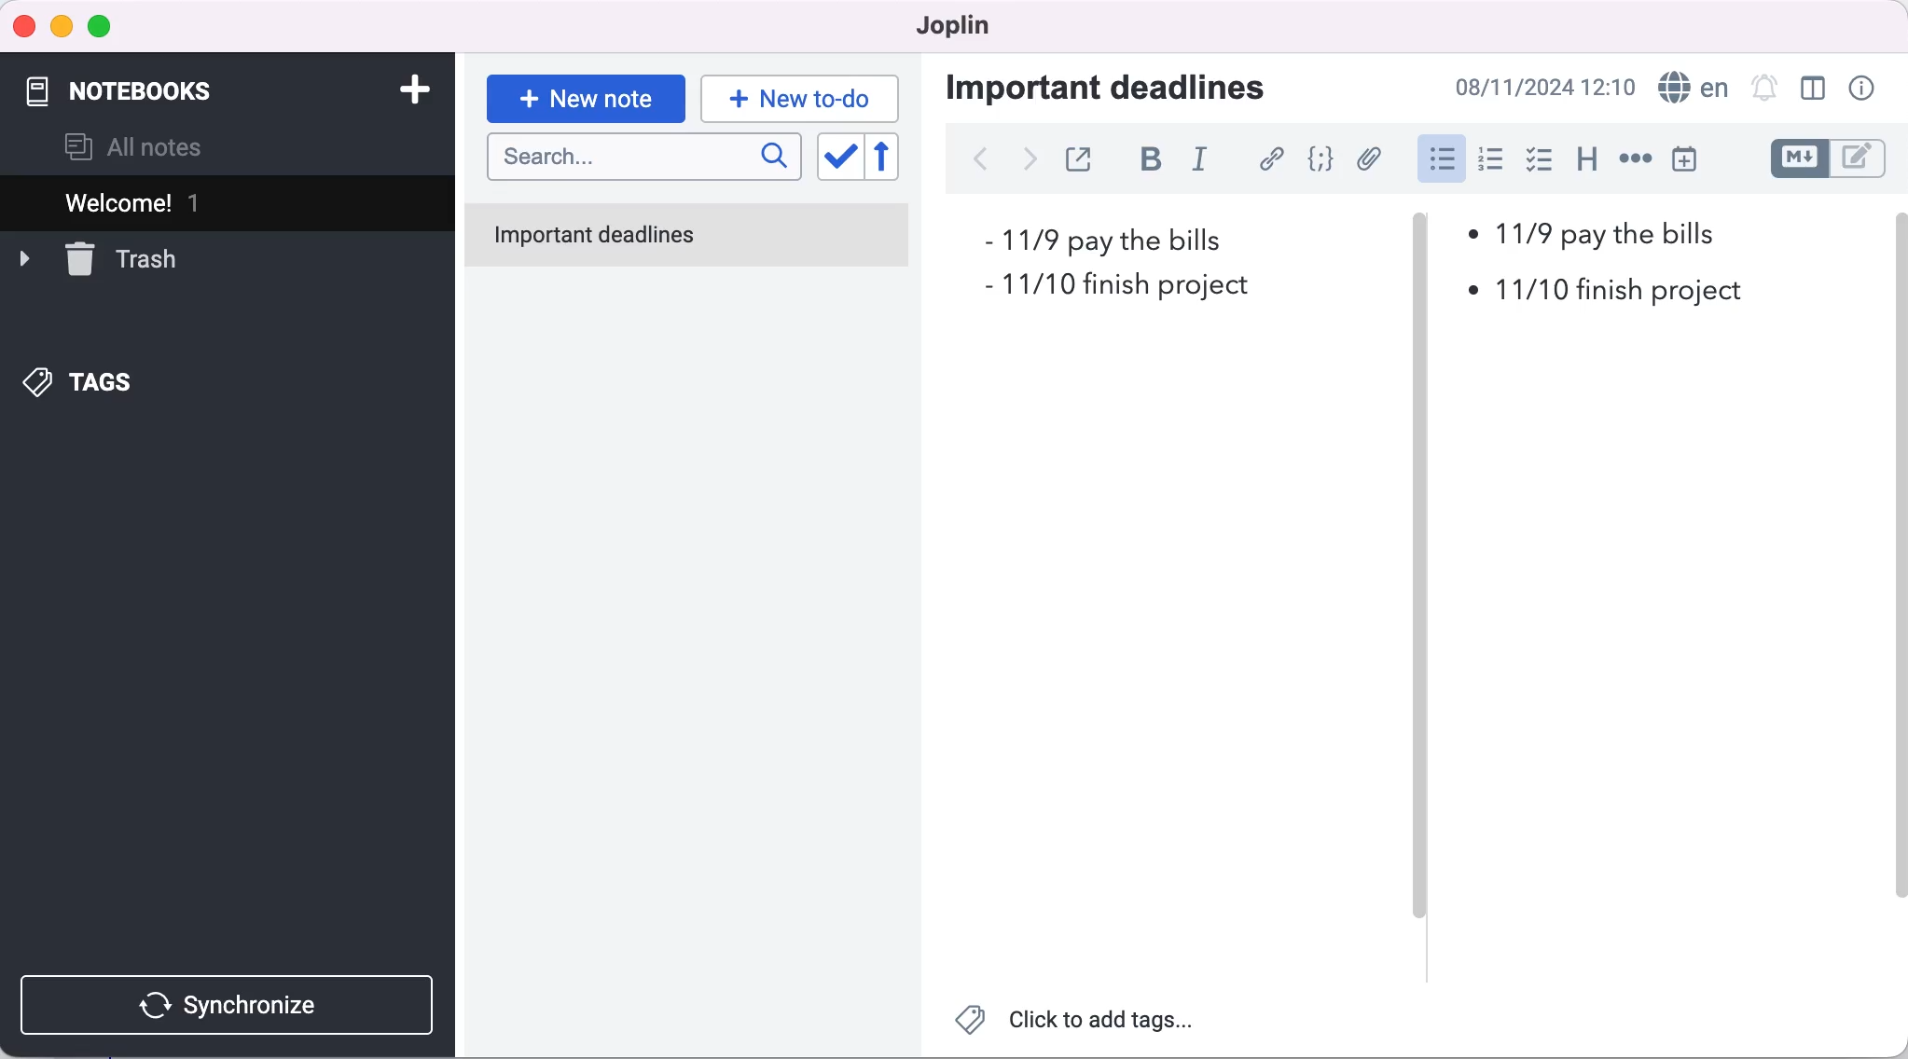  I want to click on important deadlines note, so click(690, 237).